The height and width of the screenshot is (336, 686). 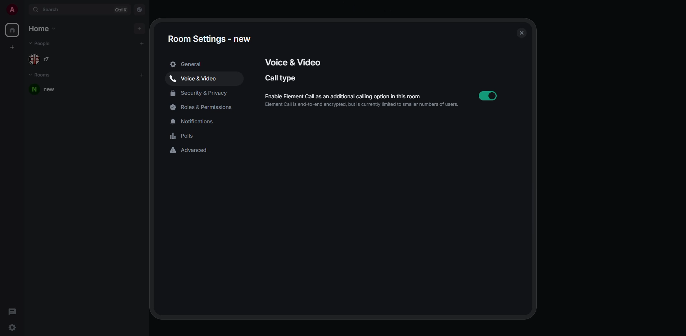 I want to click on advanced, so click(x=191, y=151).